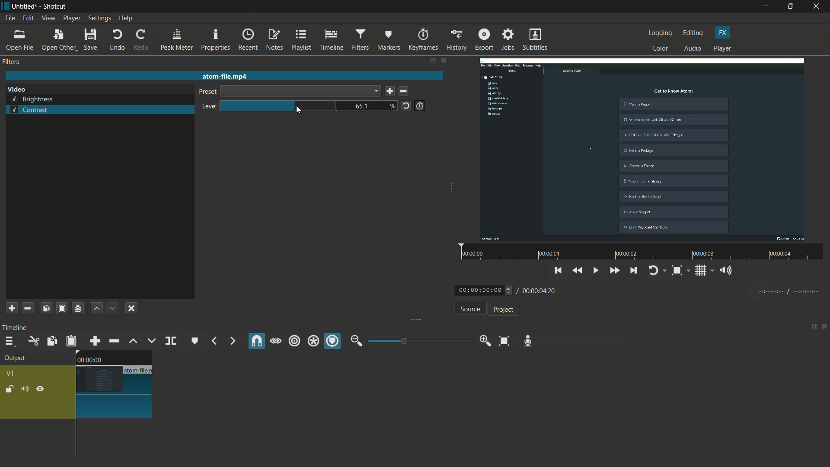 The height and width of the screenshot is (467, 830). What do you see at coordinates (249, 39) in the screenshot?
I see `recent` at bounding box center [249, 39].